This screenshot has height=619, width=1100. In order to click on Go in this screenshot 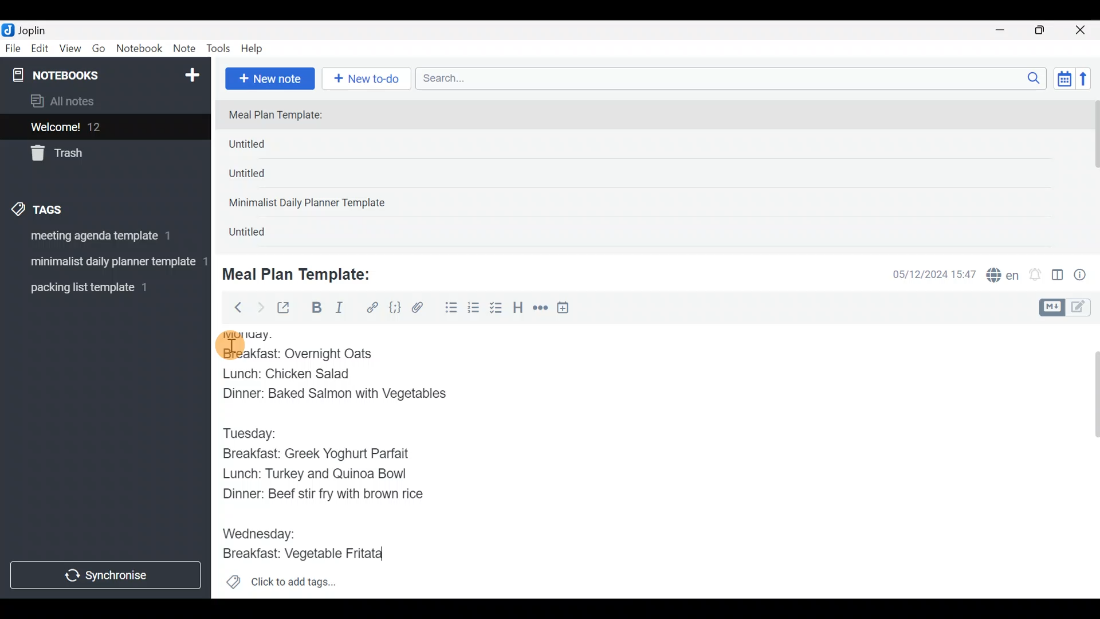, I will do `click(99, 51)`.